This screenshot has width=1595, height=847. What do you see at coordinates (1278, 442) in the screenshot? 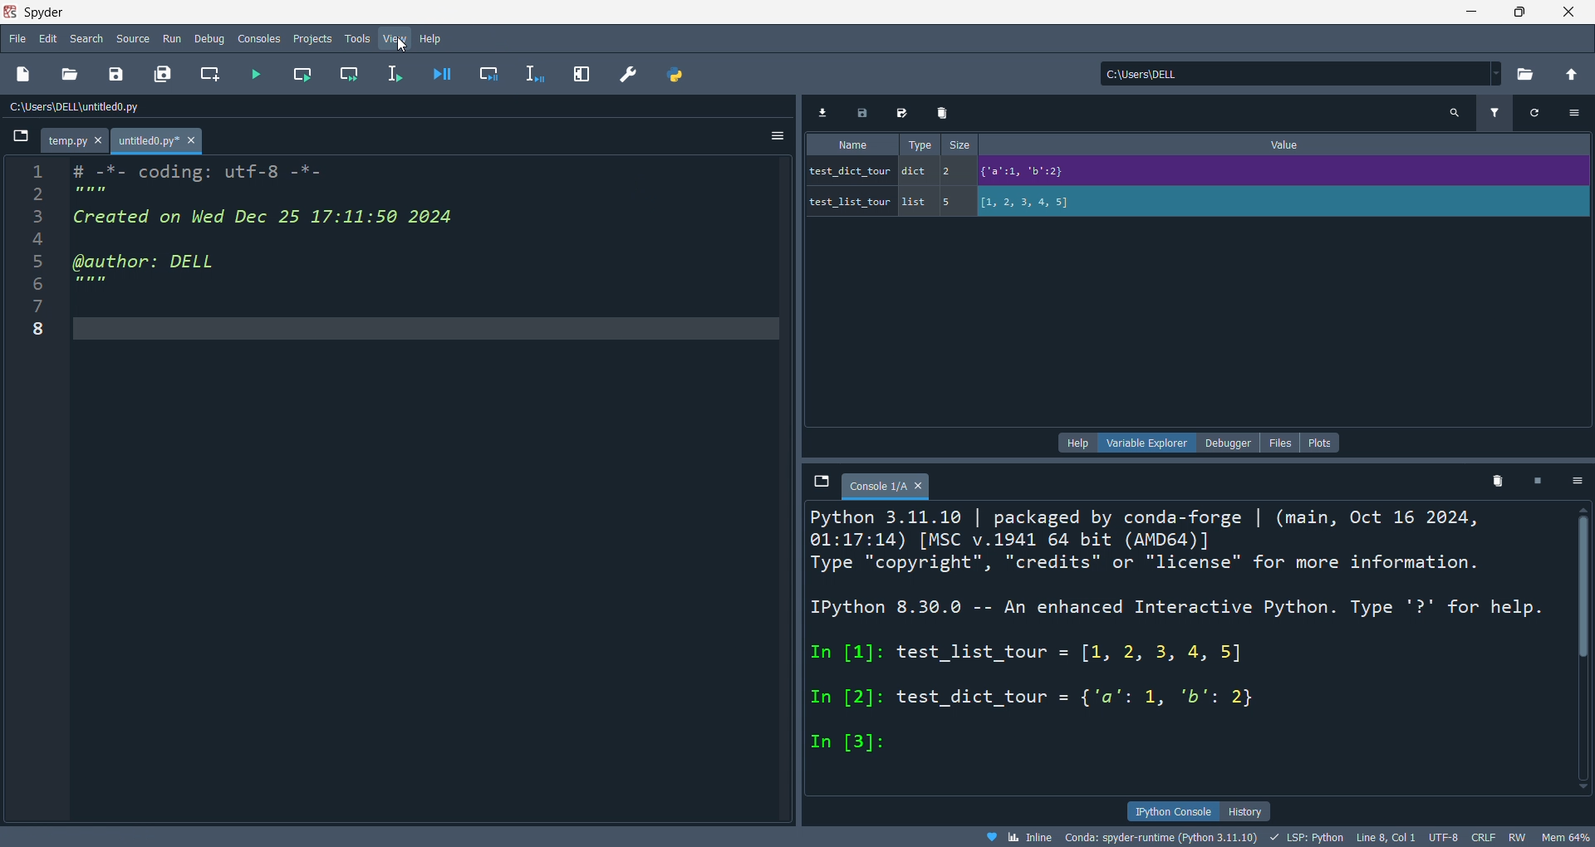
I see `files` at bounding box center [1278, 442].